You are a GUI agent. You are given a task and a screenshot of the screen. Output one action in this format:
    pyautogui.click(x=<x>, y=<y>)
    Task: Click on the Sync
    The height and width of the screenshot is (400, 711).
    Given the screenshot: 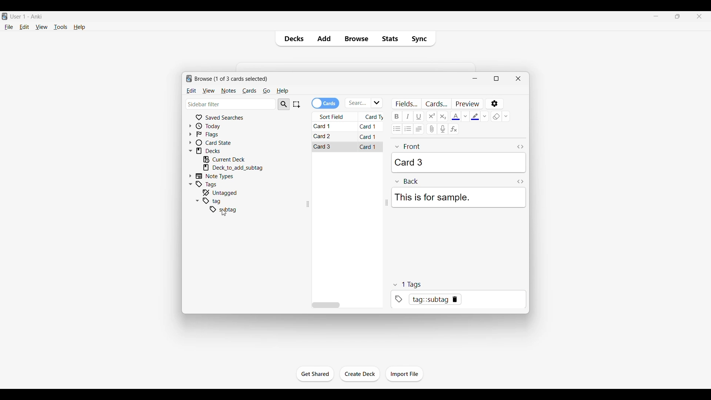 What is the action you would take?
    pyautogui.click(x=421, y=39)
    